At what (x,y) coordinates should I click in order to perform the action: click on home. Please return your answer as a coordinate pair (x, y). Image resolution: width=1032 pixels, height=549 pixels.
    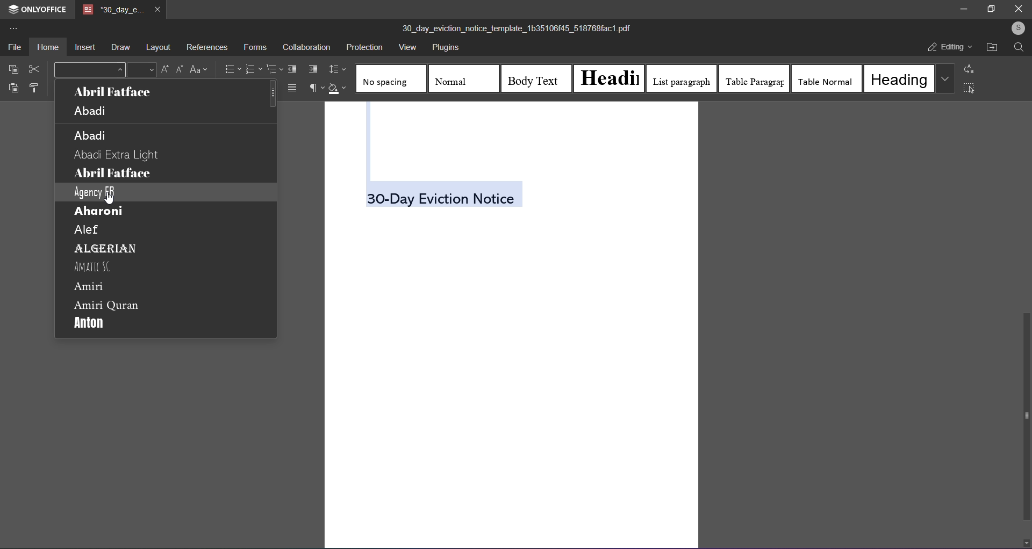
    Looking at the image, I should click on (47, 46).